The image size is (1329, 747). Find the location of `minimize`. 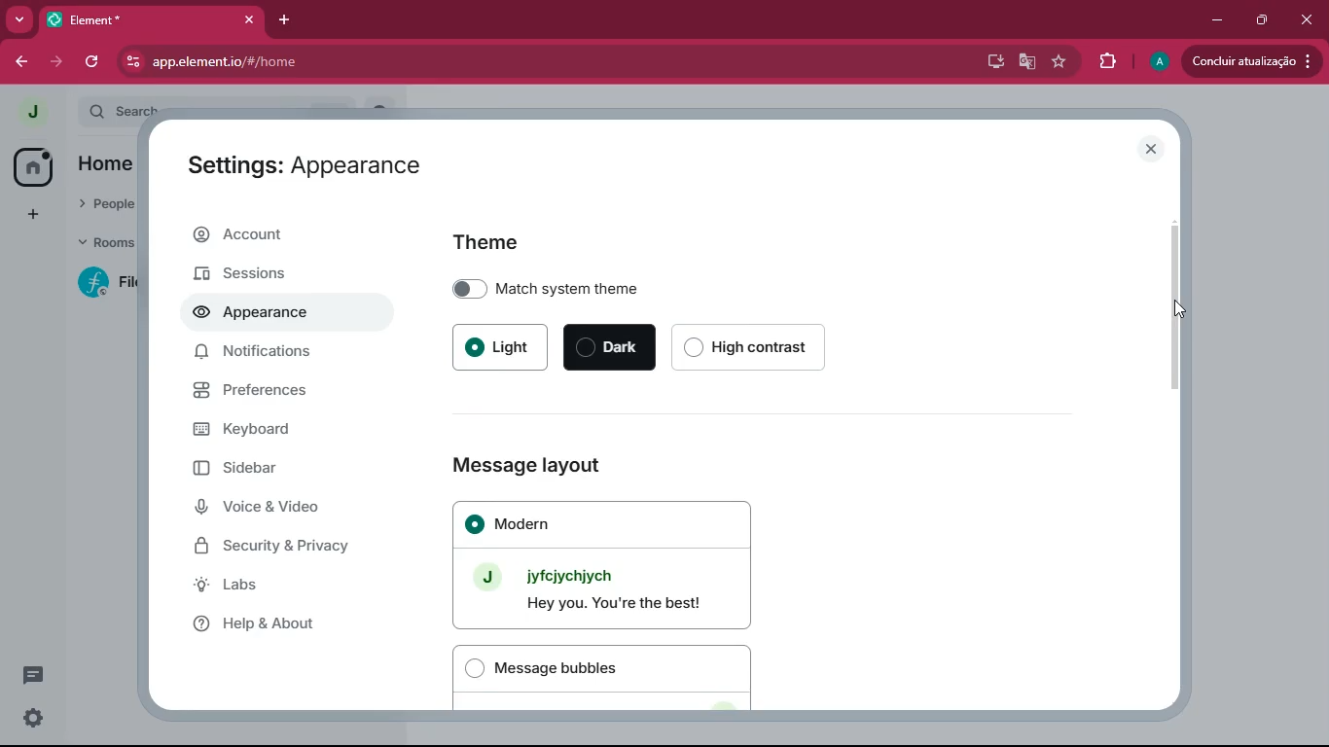

minimize is located at coordinates (1213, 21).